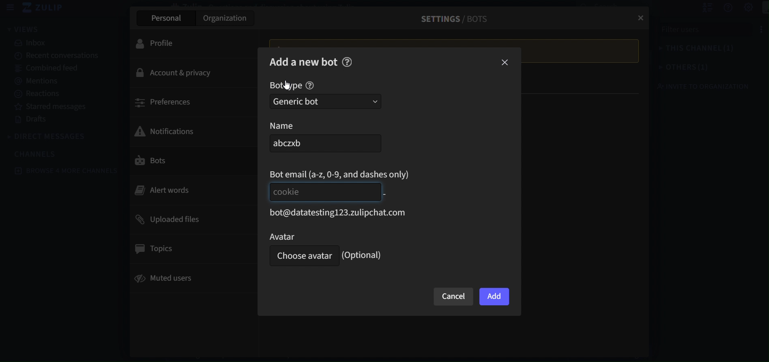  I want to click on name, so click(292, 126).